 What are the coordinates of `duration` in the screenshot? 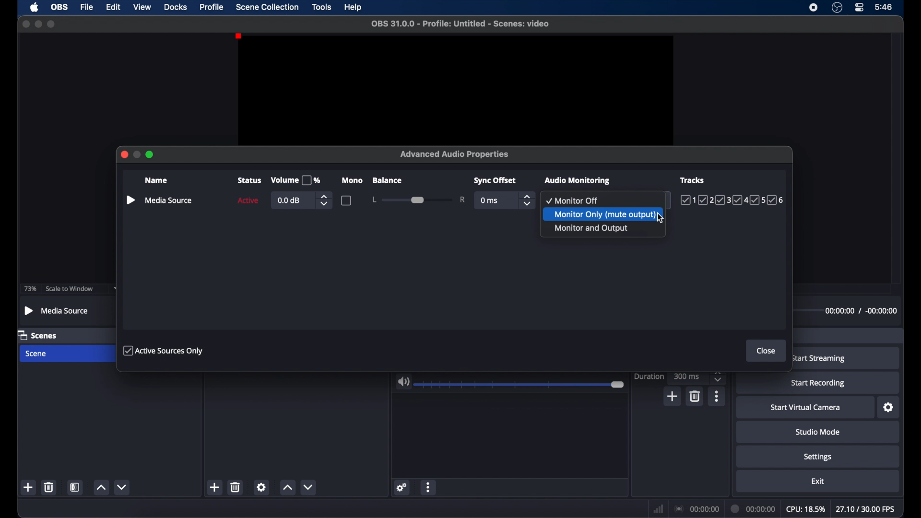 It's located at (752, 508).